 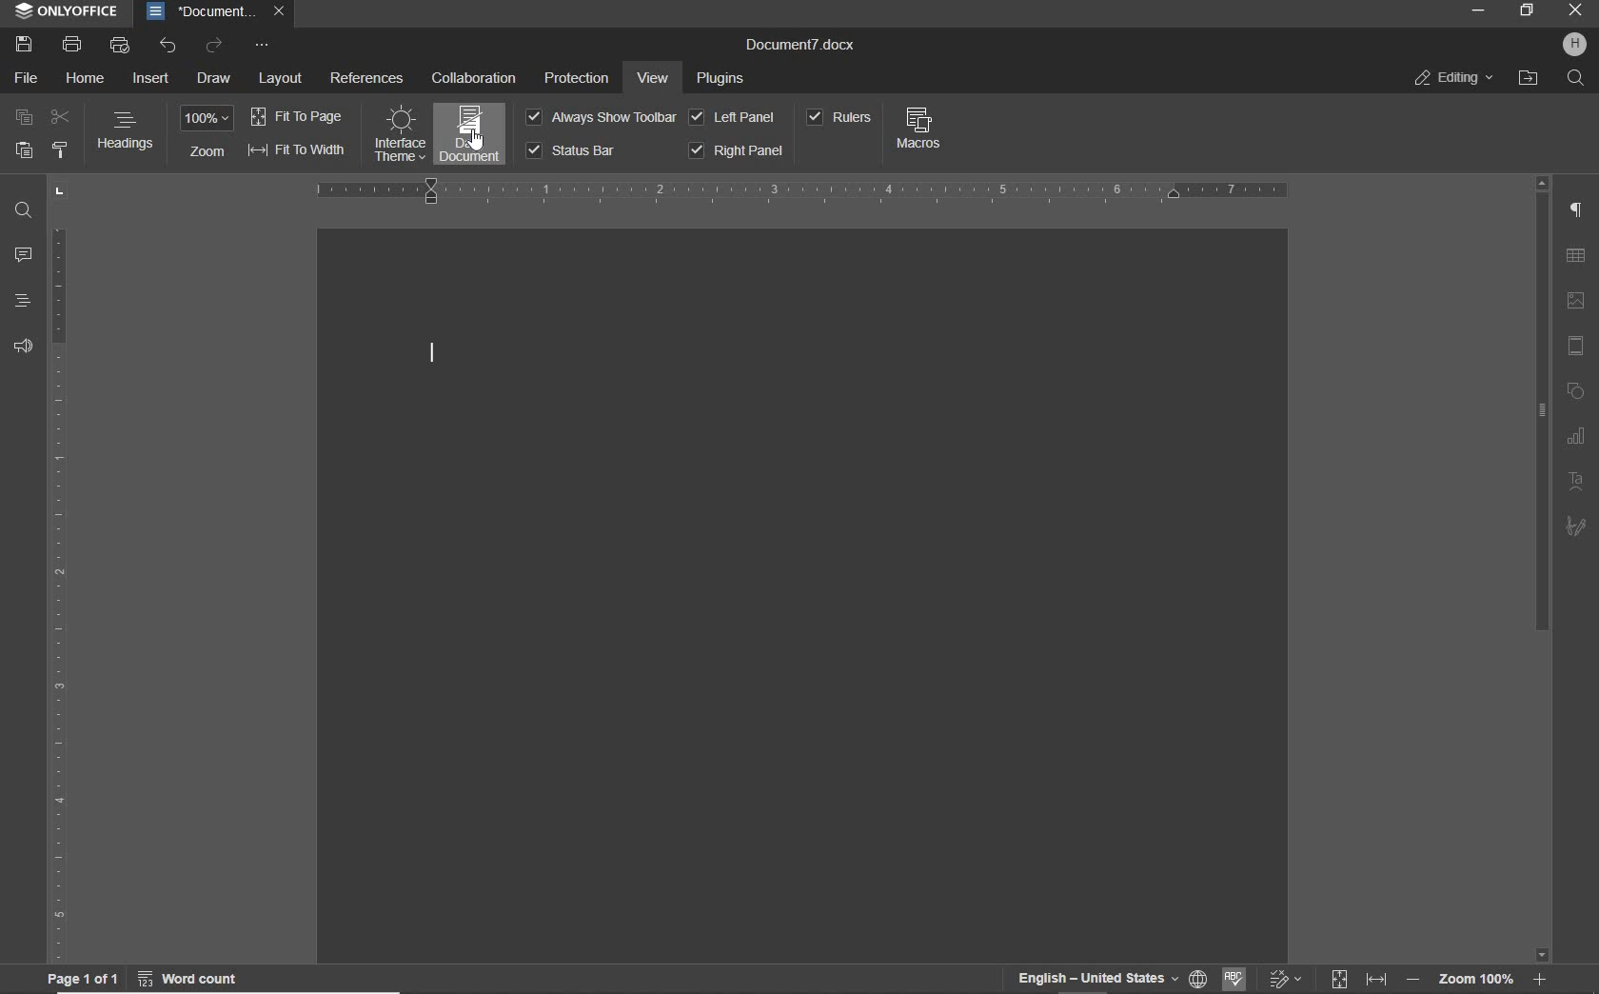 I want to click on WORD COUNT, so click(x=190, y=976).